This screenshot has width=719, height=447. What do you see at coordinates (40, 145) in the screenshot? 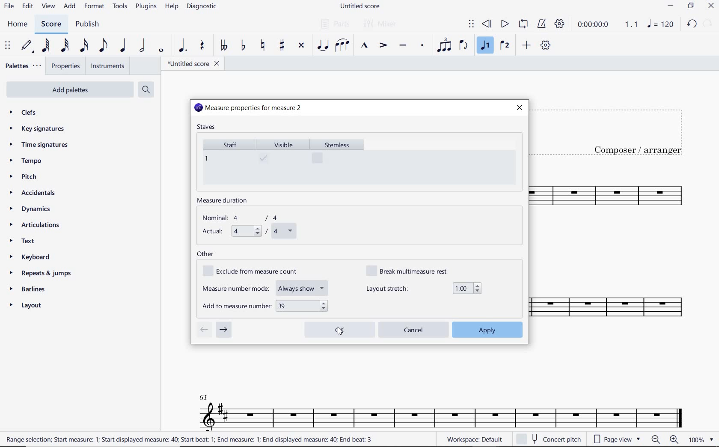
I see `TIME SIGNATURES` at bounding box center [40, 145].